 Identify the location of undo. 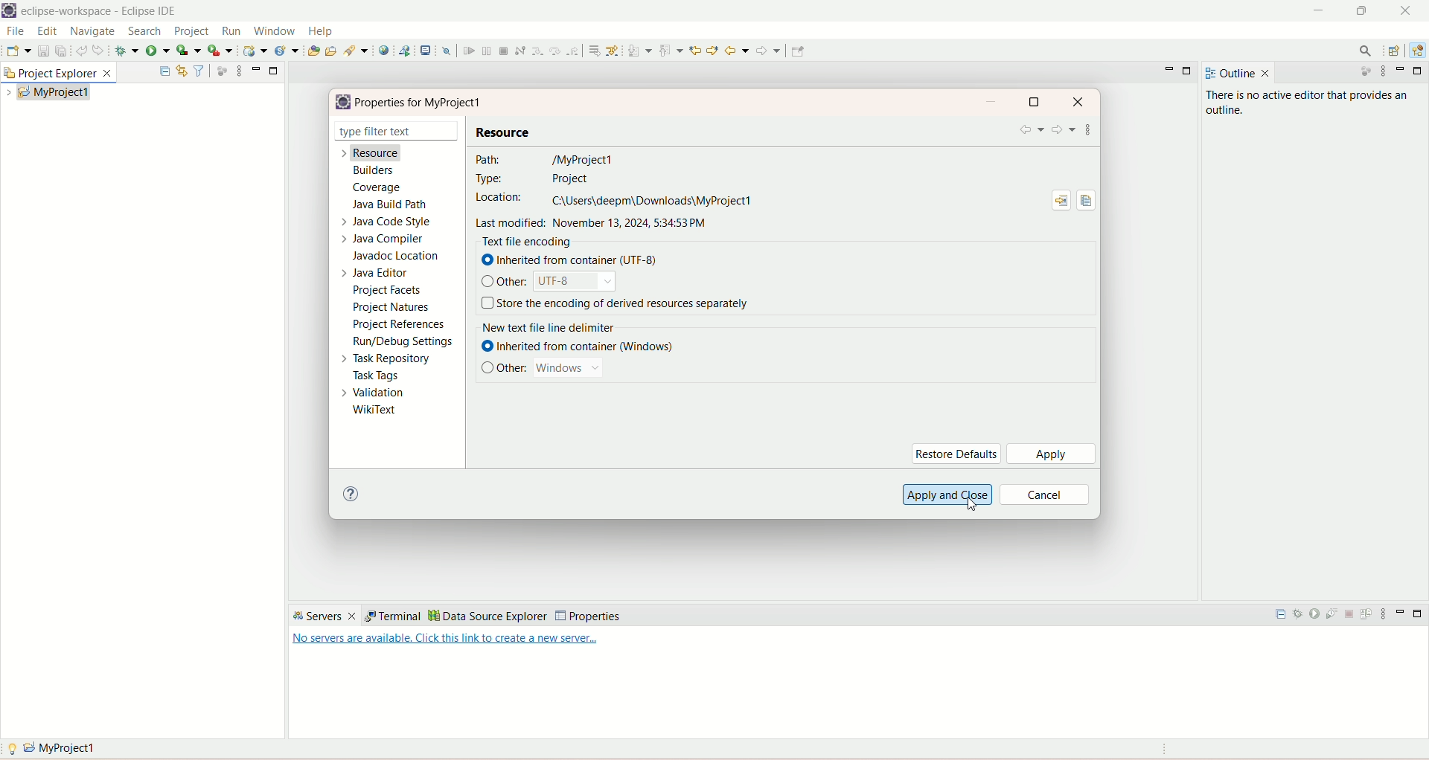
(81, 49).